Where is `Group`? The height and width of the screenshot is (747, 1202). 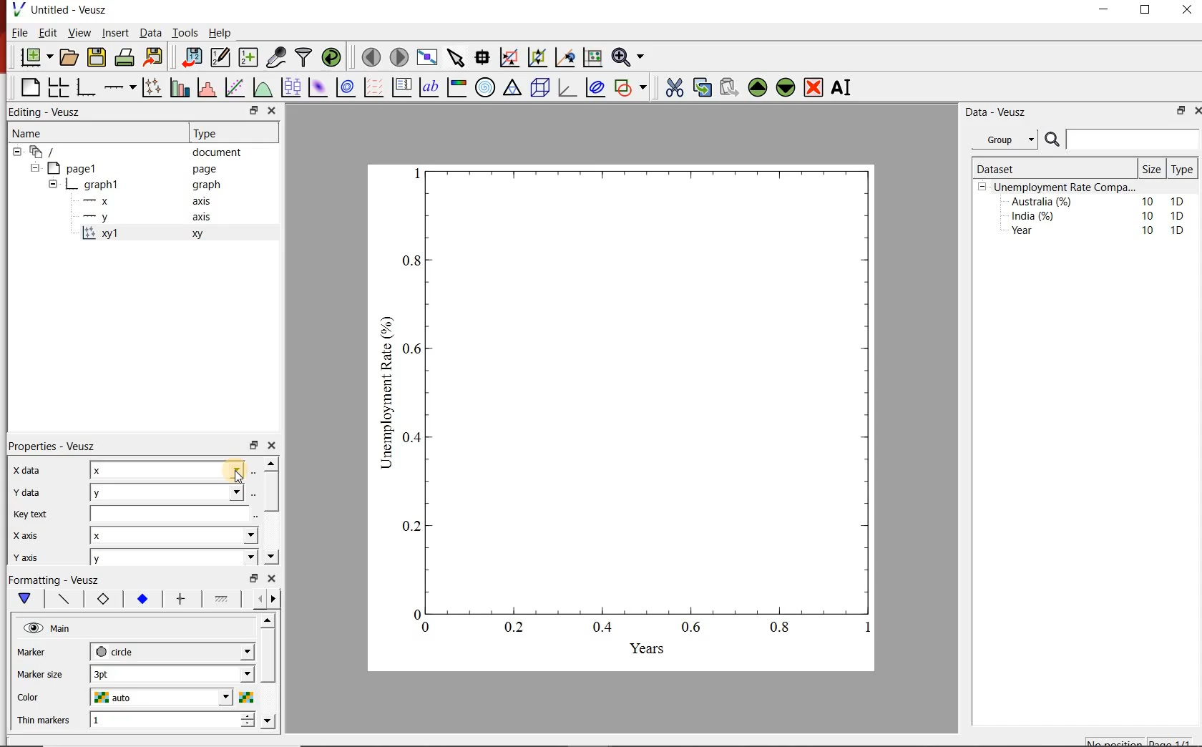
Group is located at coordinates (1007, 140).